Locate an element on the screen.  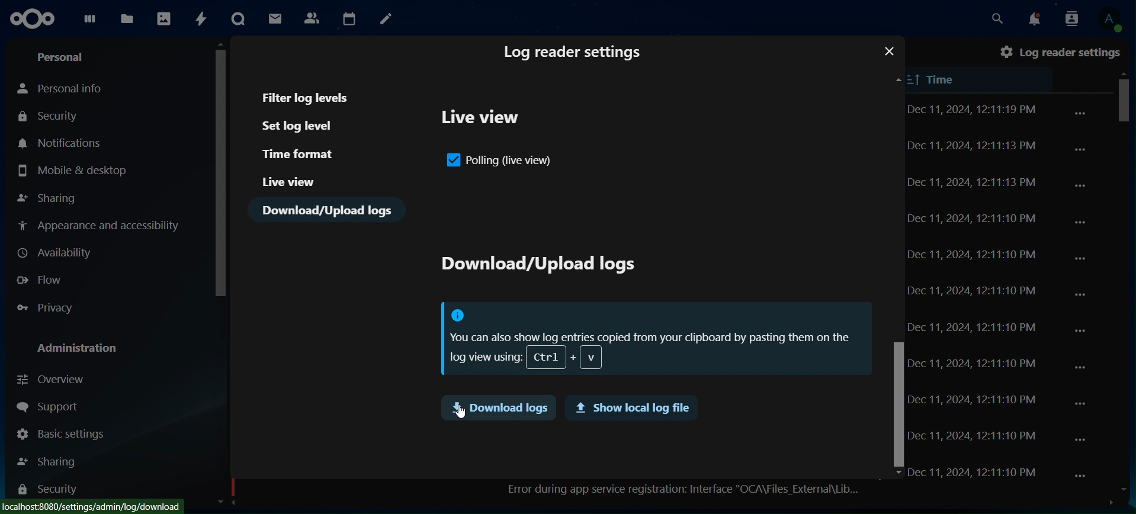
close is located at coordinates (889, 52).